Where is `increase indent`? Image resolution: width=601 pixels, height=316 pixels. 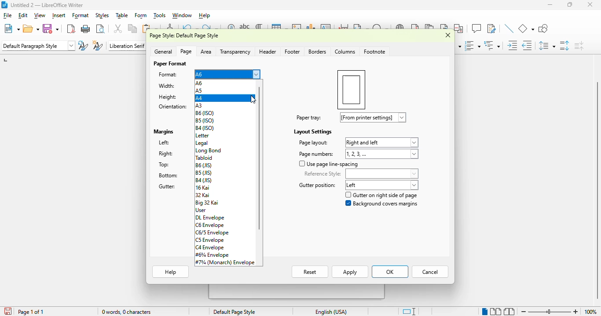 increase indent is located at coordinates (513, 46).